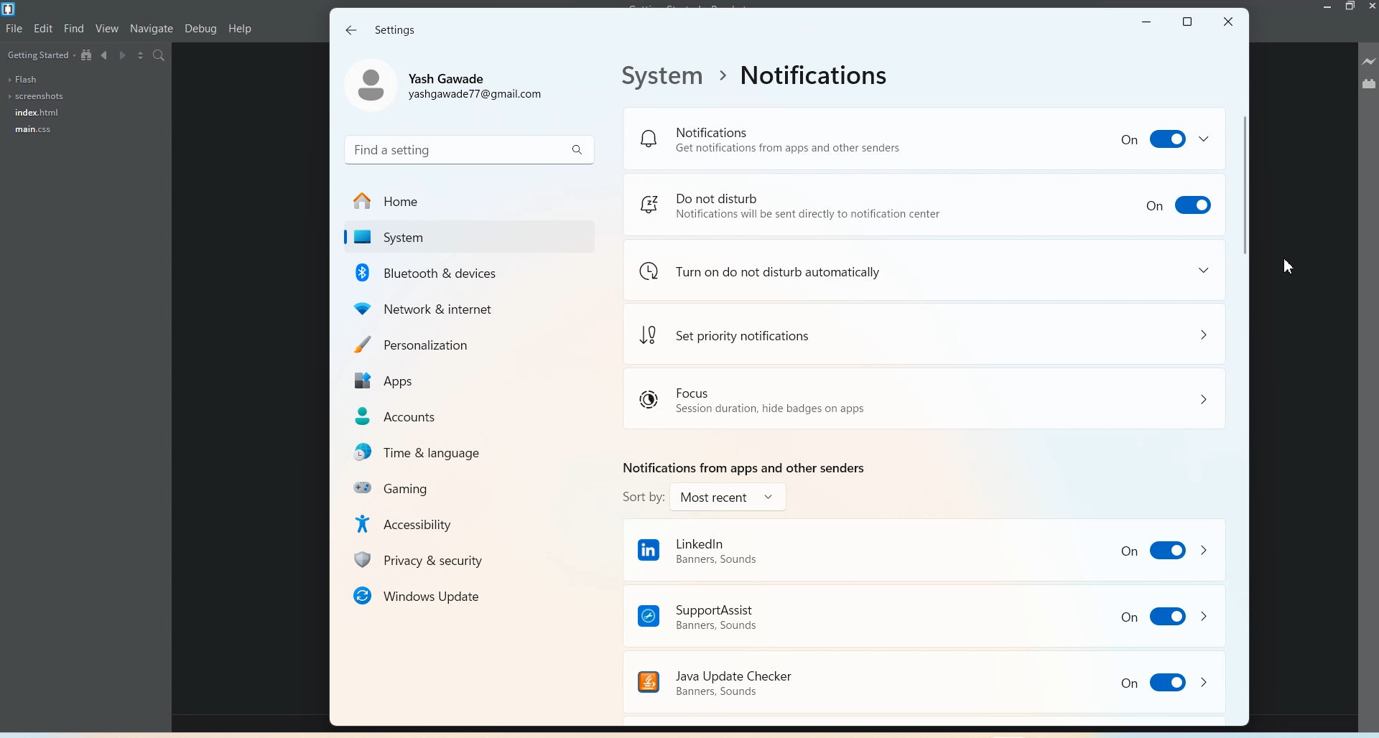 Image resolution: width=1379 pixels, height=738 pixels. Describe the element at coordinates (463, 378) in the screenshot. I see `Apps` at that location.